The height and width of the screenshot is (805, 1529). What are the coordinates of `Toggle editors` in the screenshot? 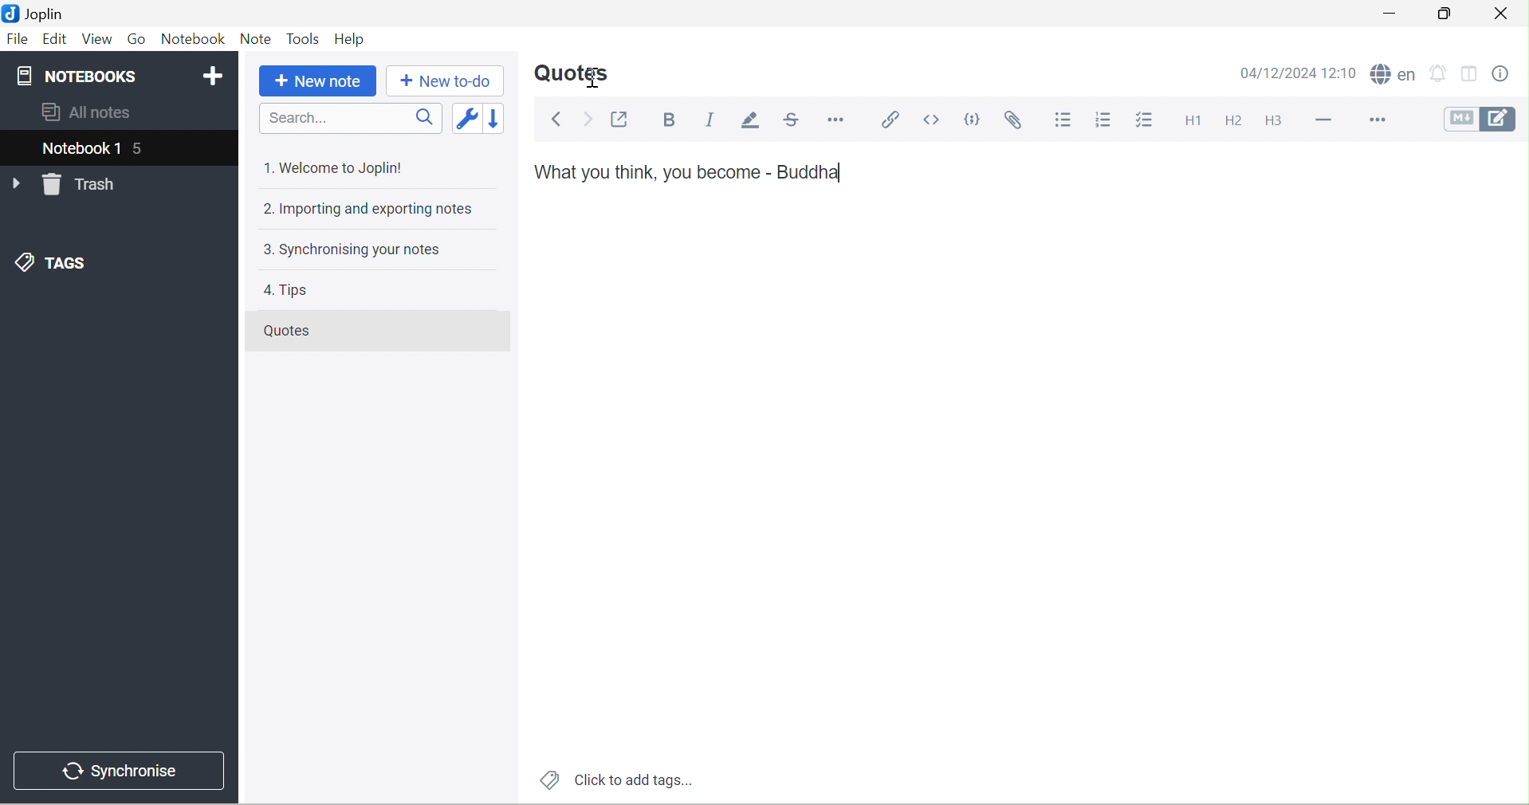 It's located at (1484, 120).